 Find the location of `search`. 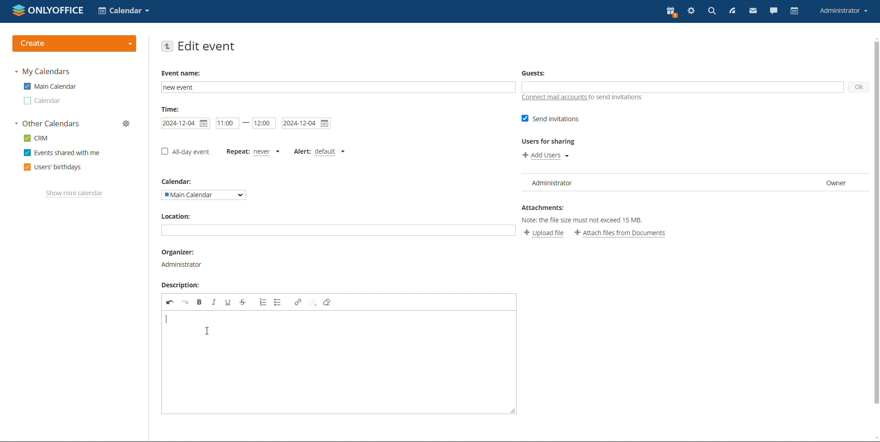

search is located at coordinates (711, 12).